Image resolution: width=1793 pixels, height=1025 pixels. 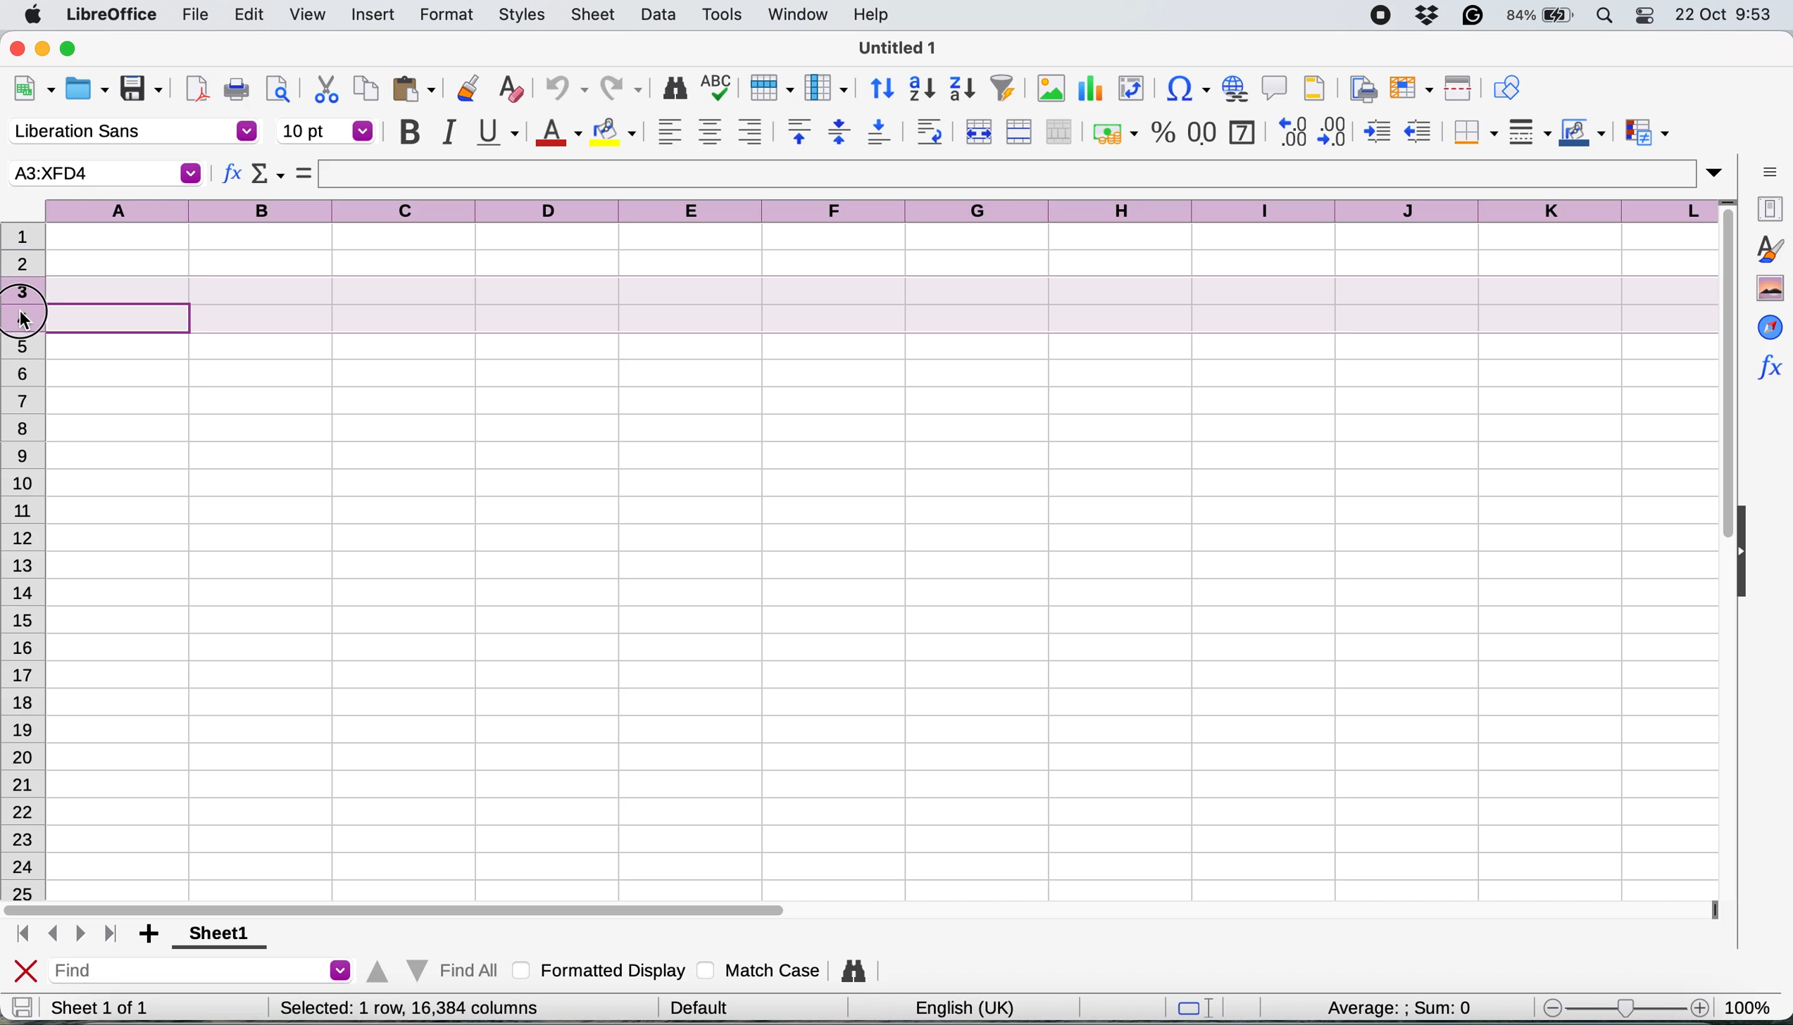 I want to click on formula bar, so click(x=1023, y=173).